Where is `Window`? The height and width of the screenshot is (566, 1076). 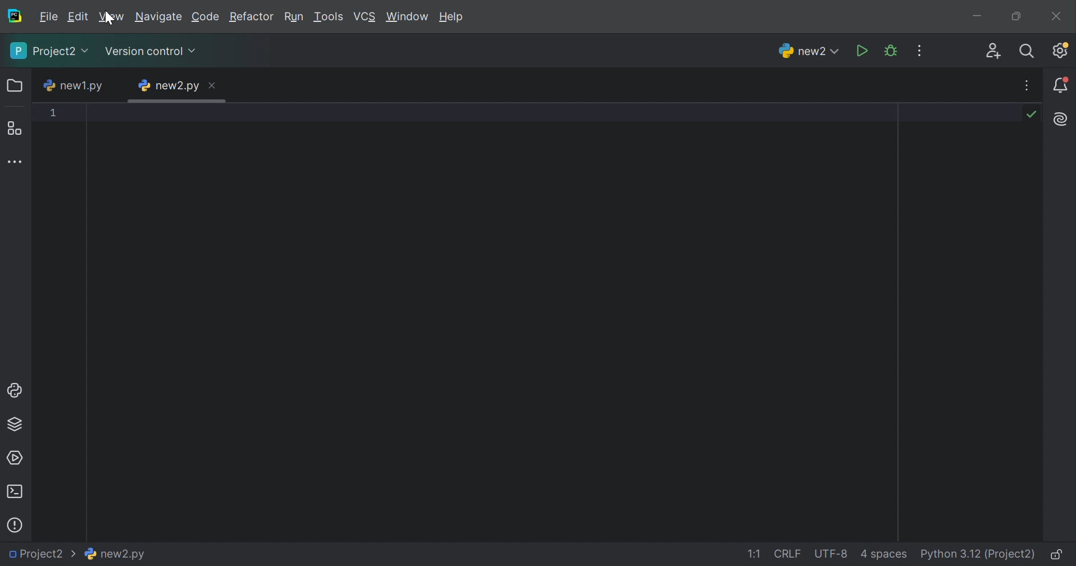
Window is located at coordinates (408, 17).